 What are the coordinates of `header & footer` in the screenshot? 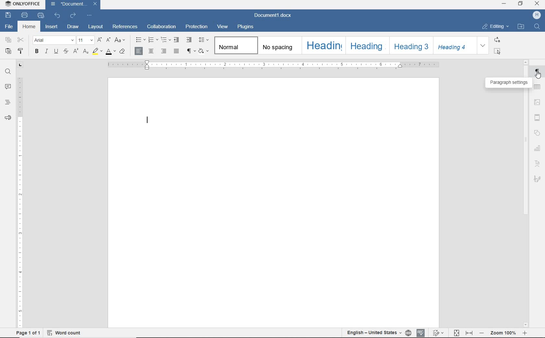 It's located at (537, 117).